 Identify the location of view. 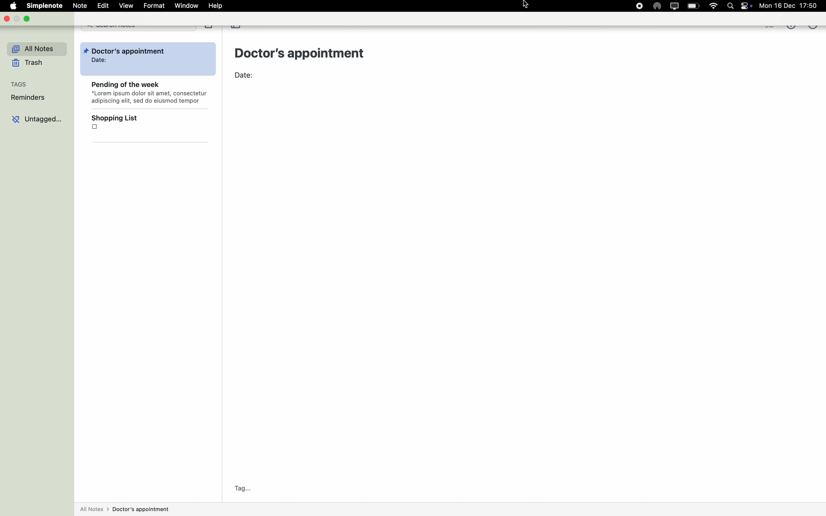
(126, 5).